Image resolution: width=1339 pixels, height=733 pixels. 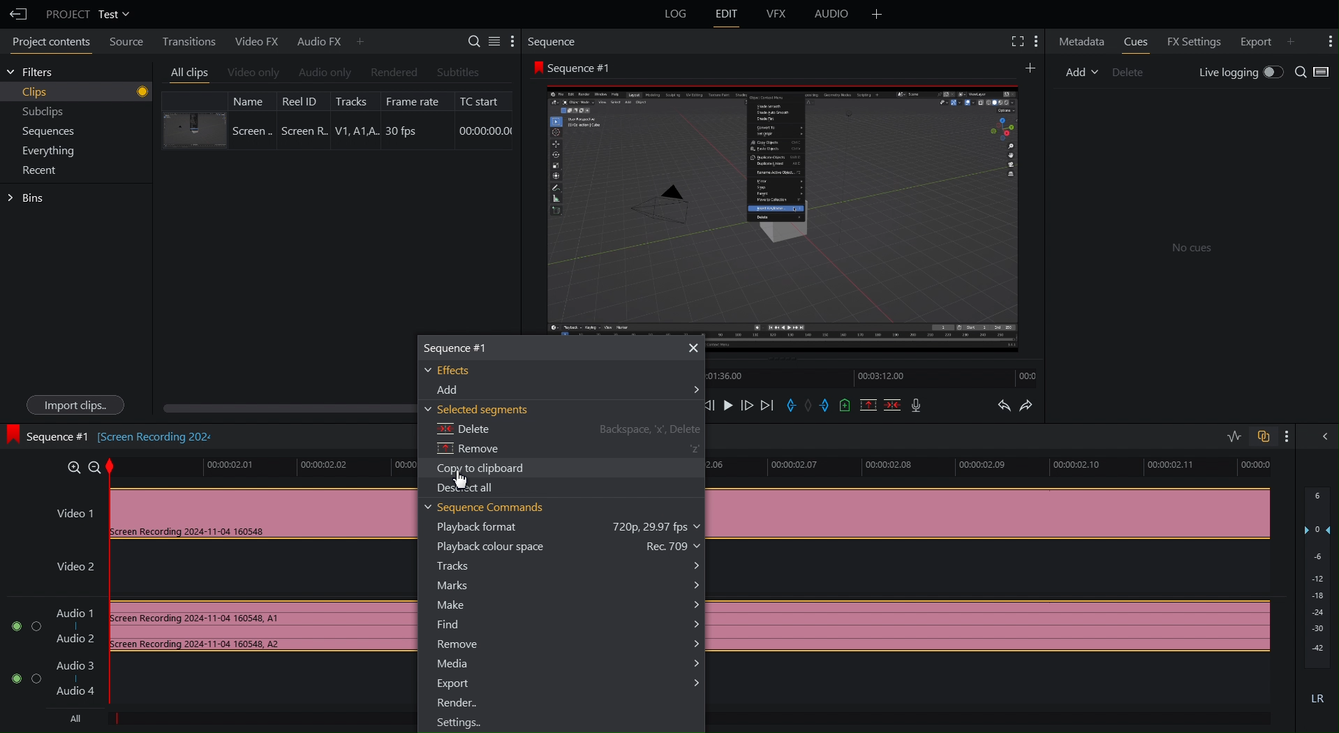 What do you see at coordinates (673, 15) in the screenshot?
I see `Log` at bounding box center [673, 15].